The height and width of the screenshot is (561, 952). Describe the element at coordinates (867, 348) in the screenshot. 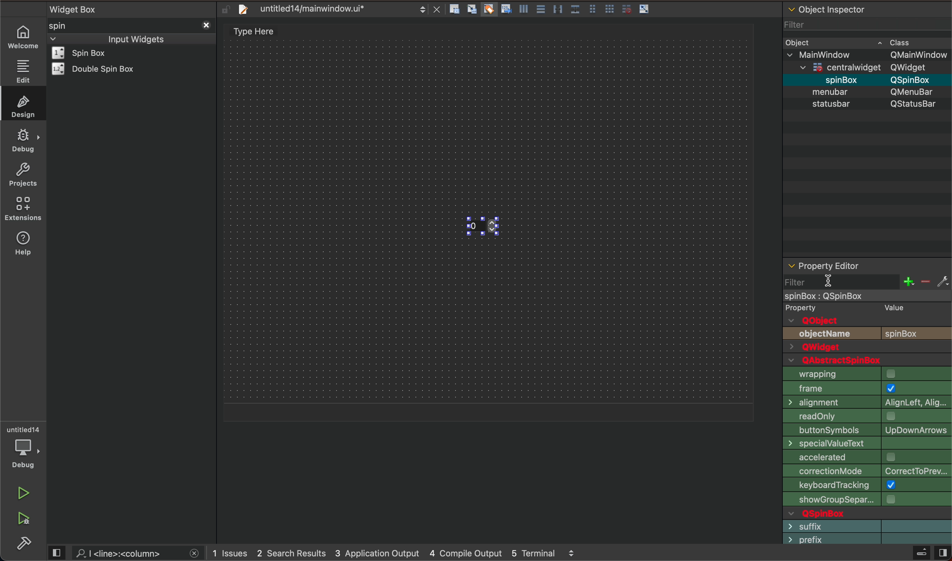

I see `qwidget` at that location.